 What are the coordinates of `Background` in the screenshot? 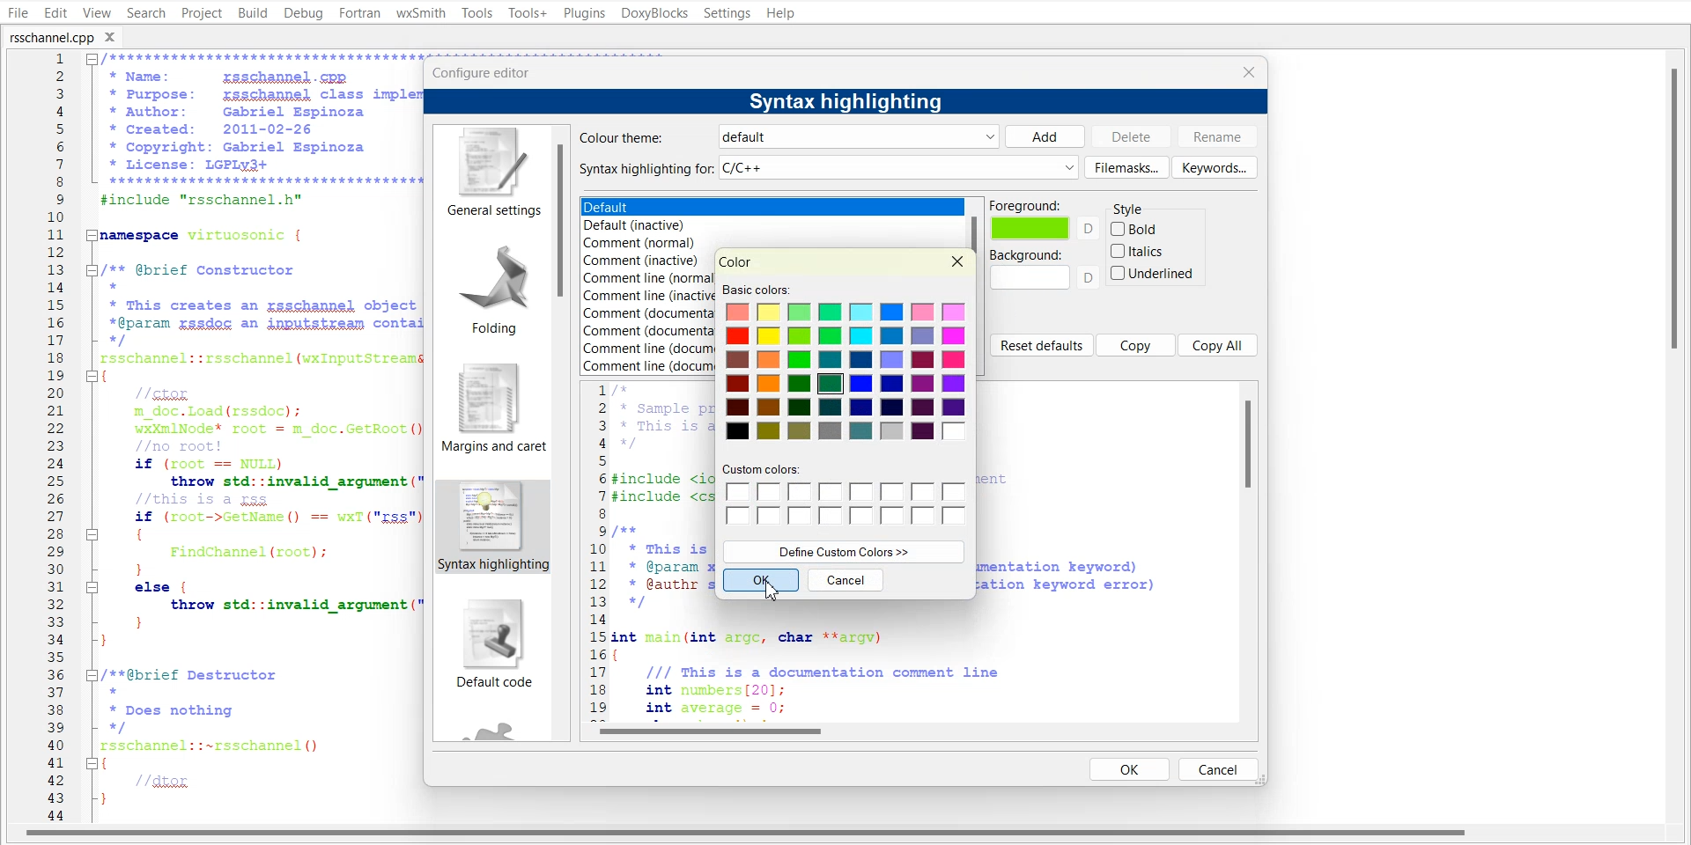 It's located at (1045, 269).